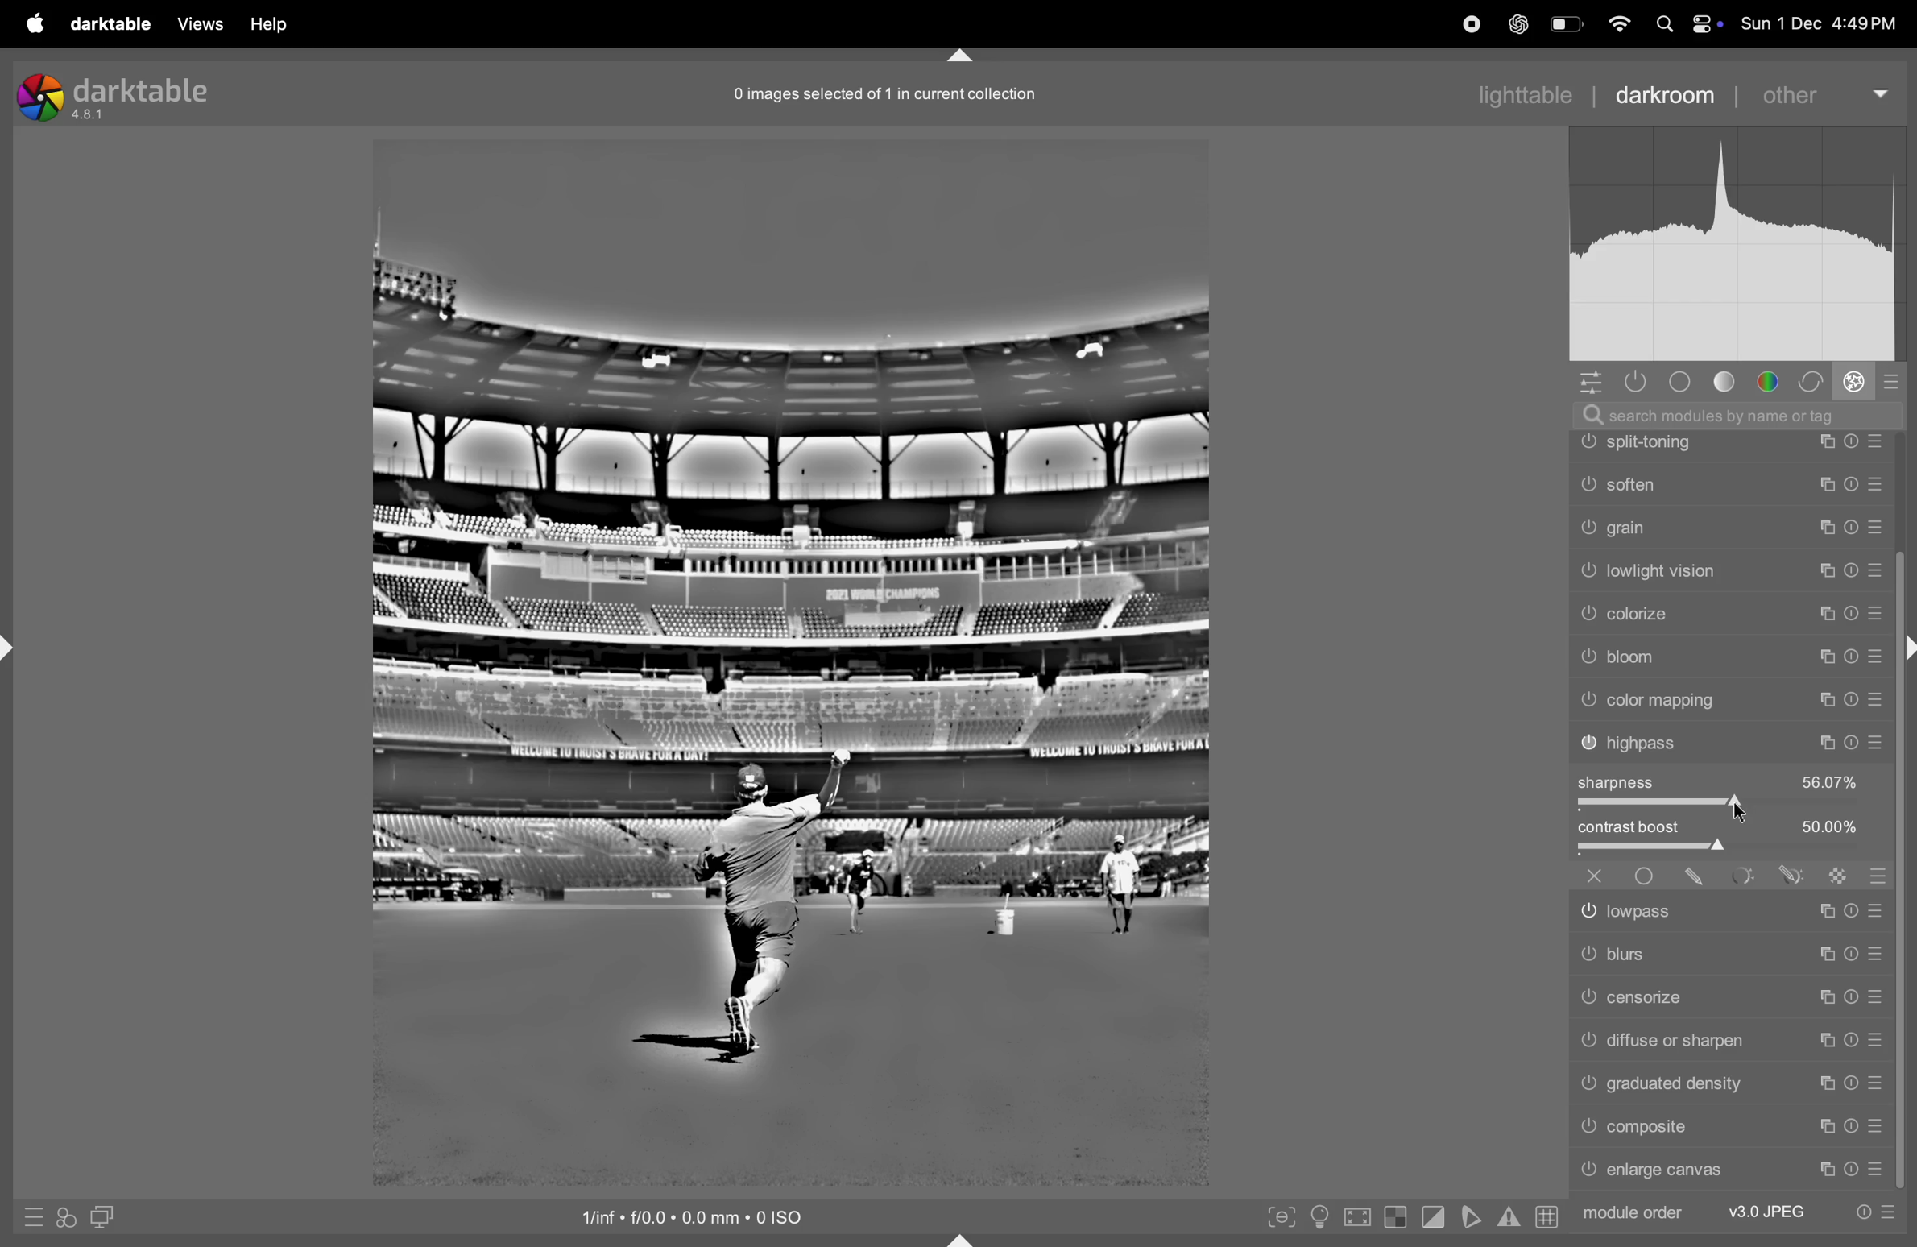 This screenshot has height=1247, width=1917. I want to click on wifi, so click(1618, 25).